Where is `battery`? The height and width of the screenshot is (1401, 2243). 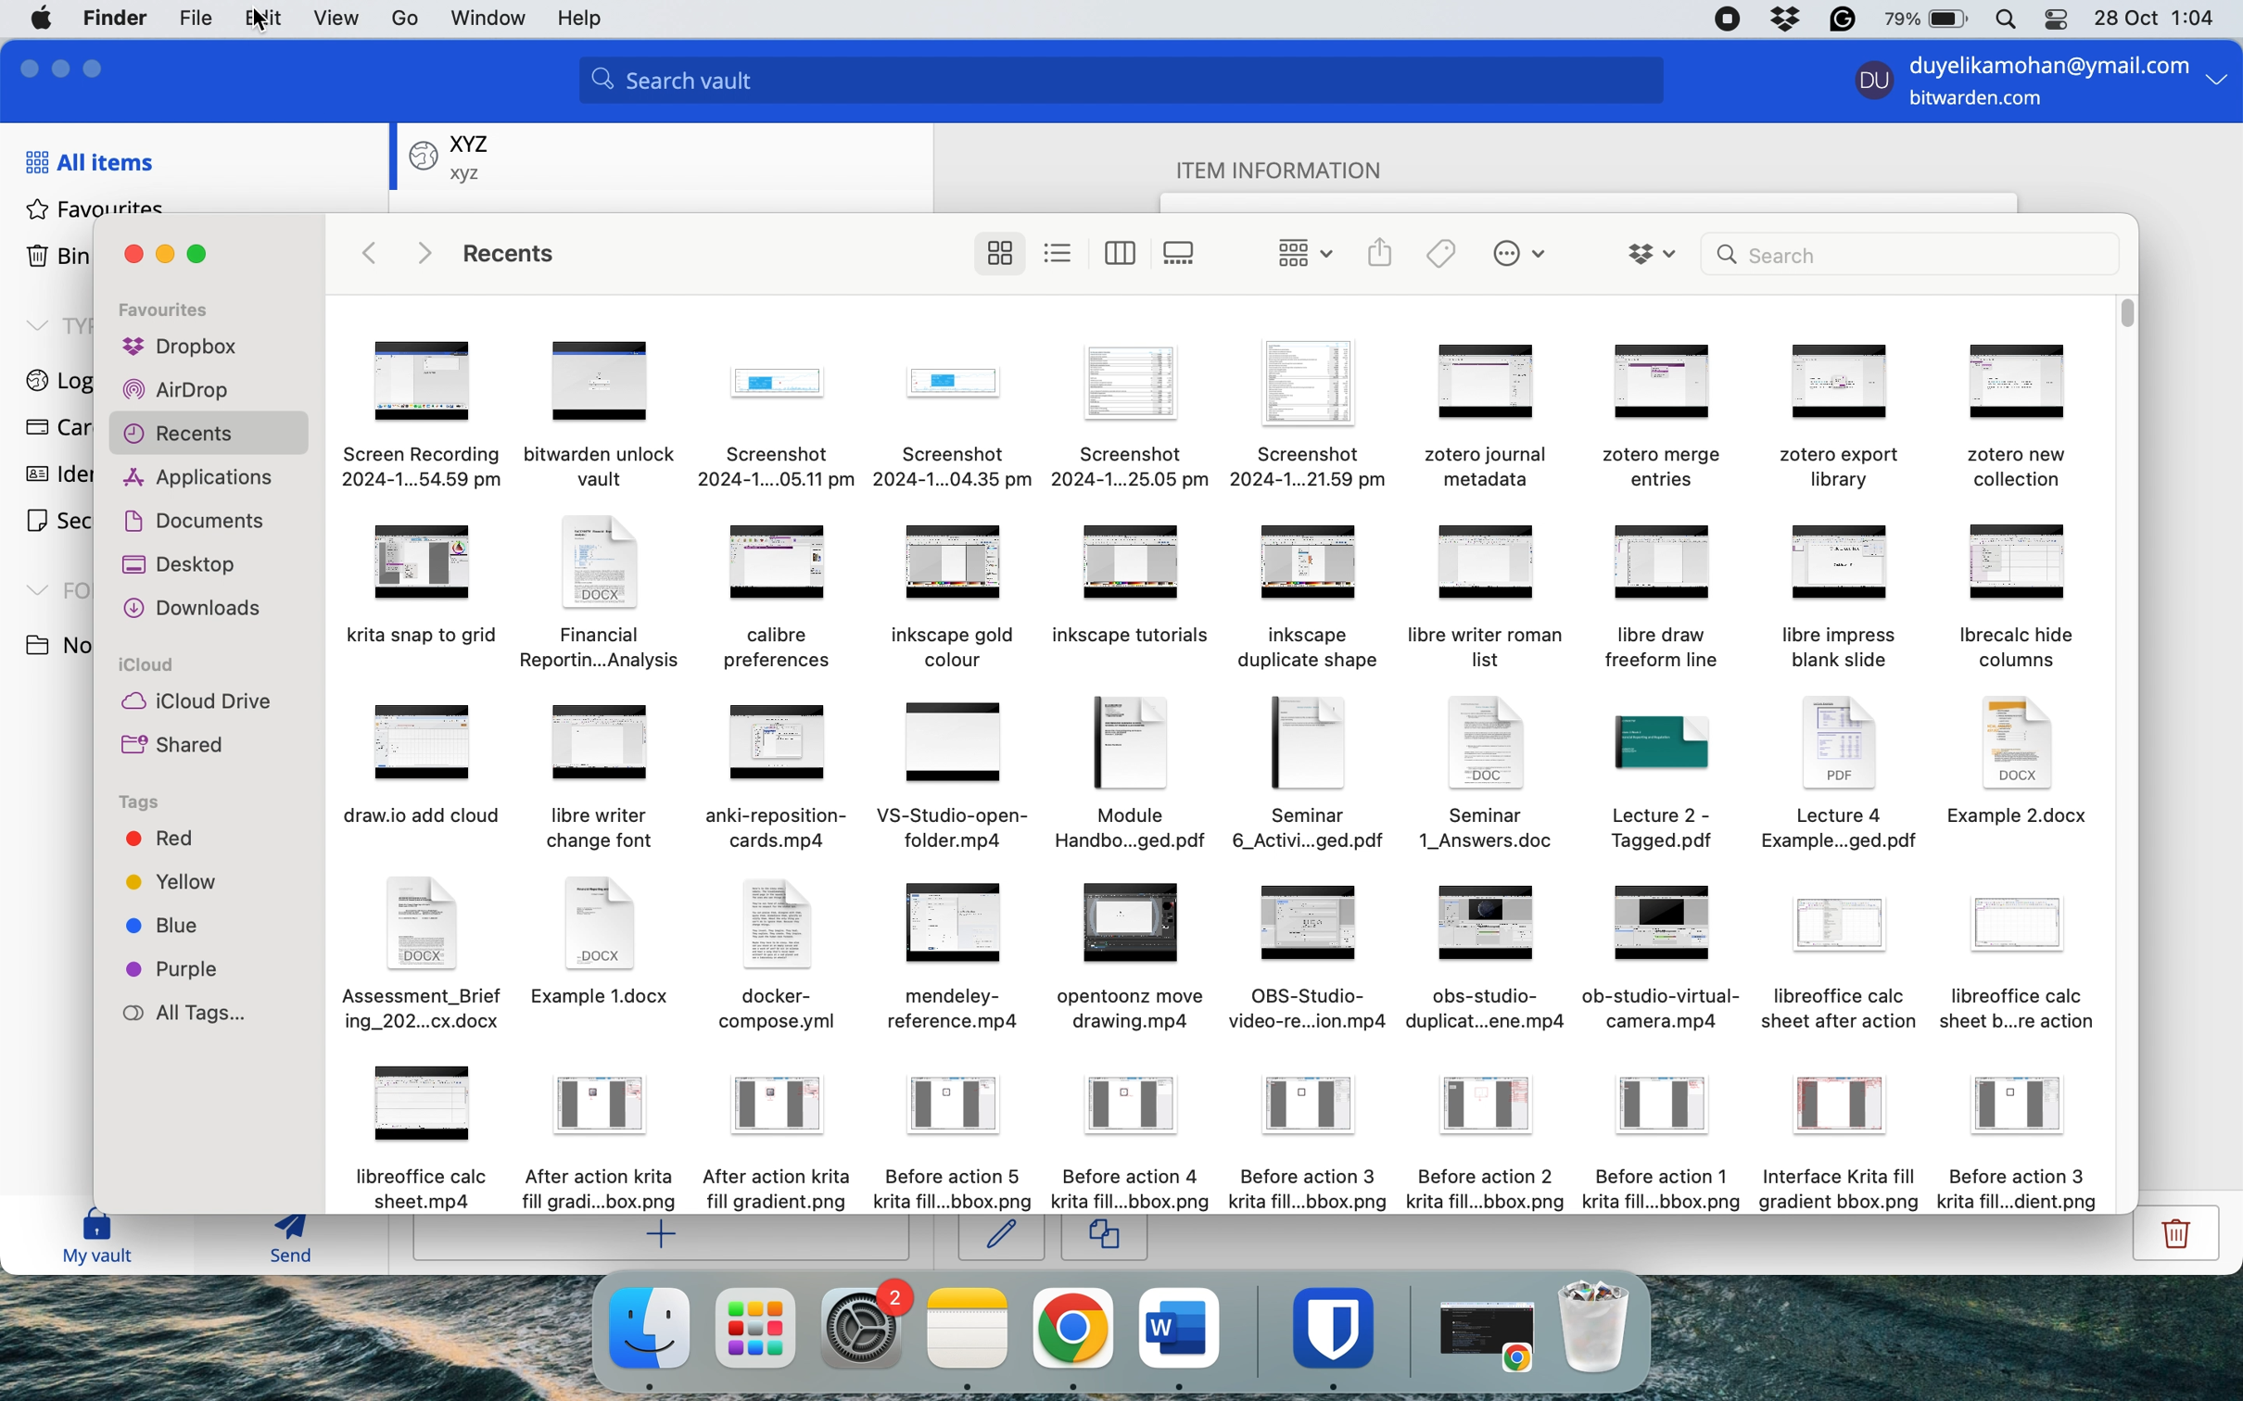 battery is located at coordinates (1920, 19).